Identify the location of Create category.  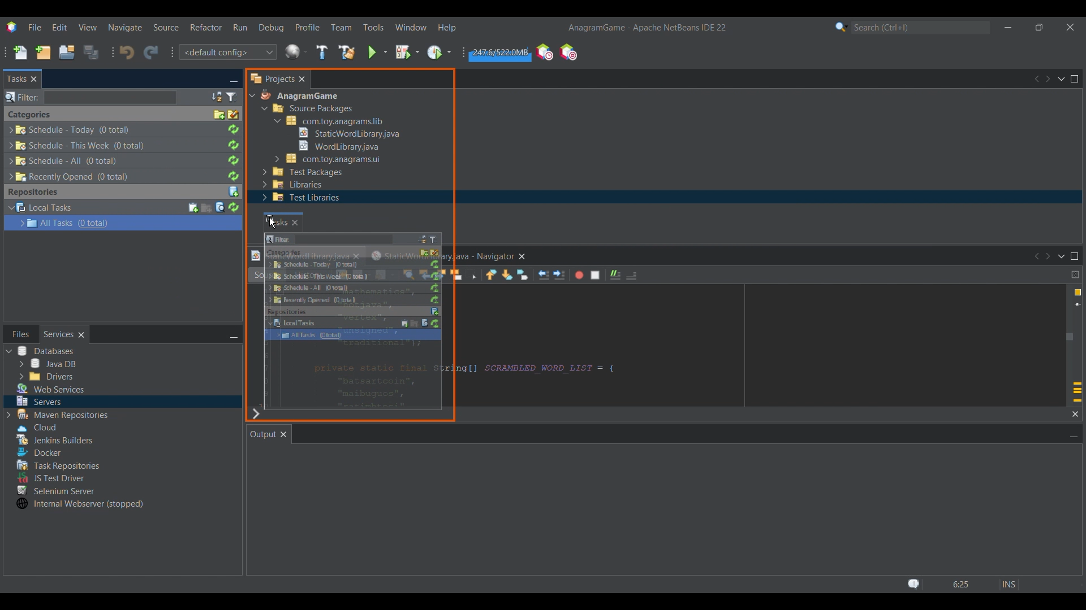
(219, 115).